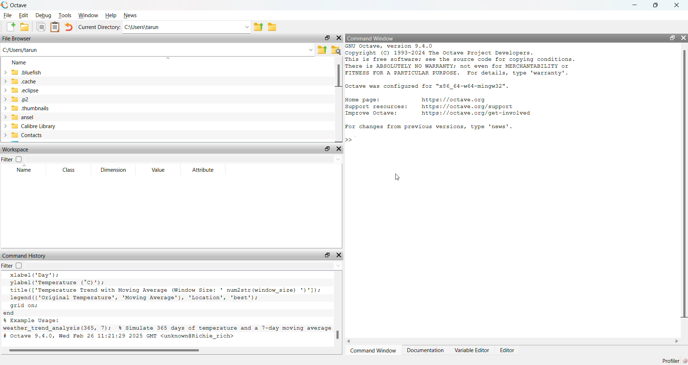 The height and width of the screenshot is (365, 688). I want to click on maximise, so click(326, 38).